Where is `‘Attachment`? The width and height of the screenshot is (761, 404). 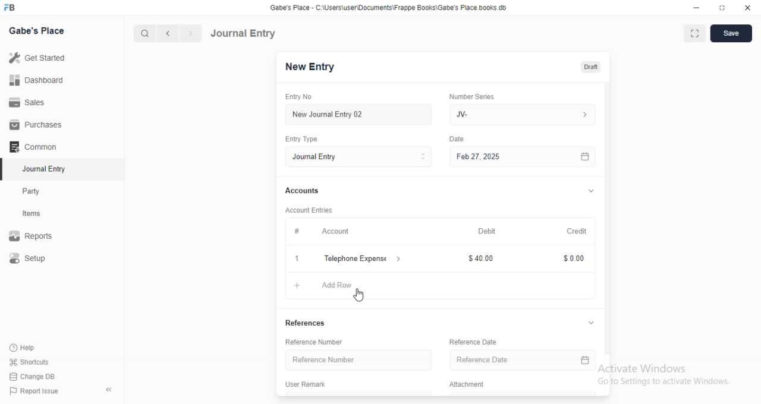
‘Attachment is located at coordinates (466, 384).